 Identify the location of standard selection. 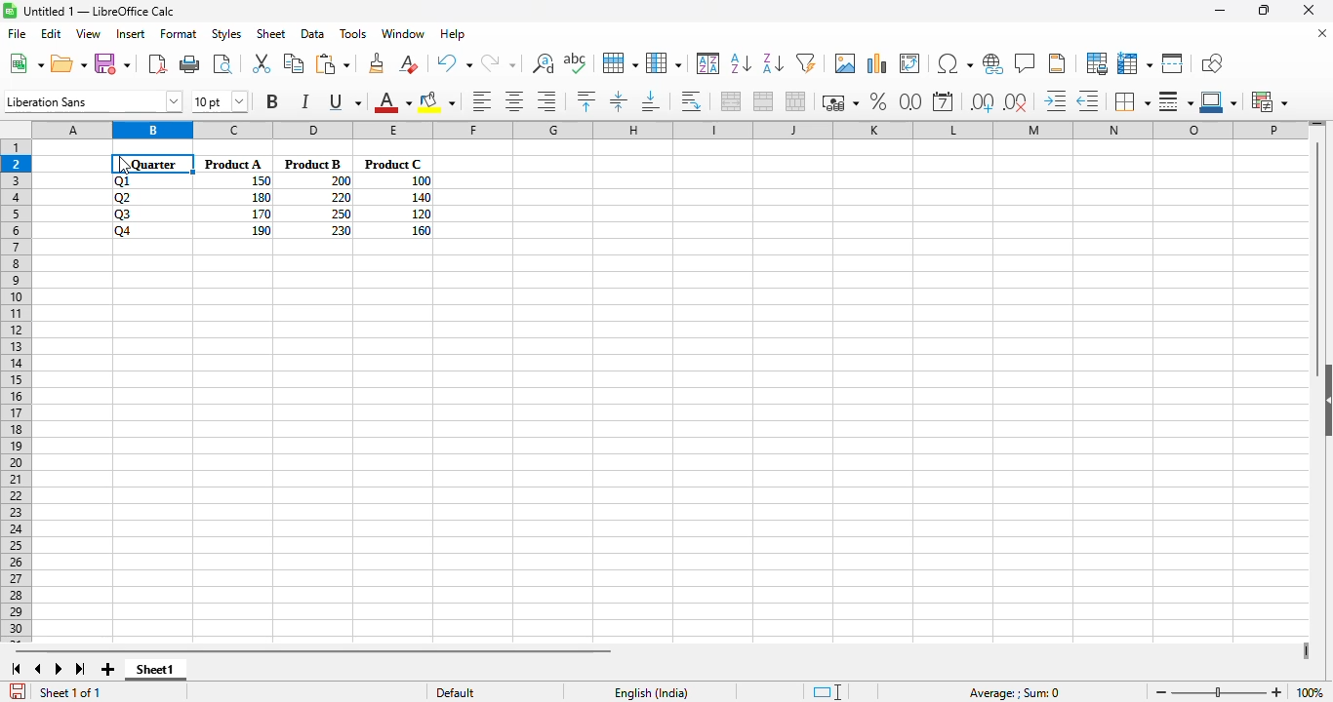
(827, 692).